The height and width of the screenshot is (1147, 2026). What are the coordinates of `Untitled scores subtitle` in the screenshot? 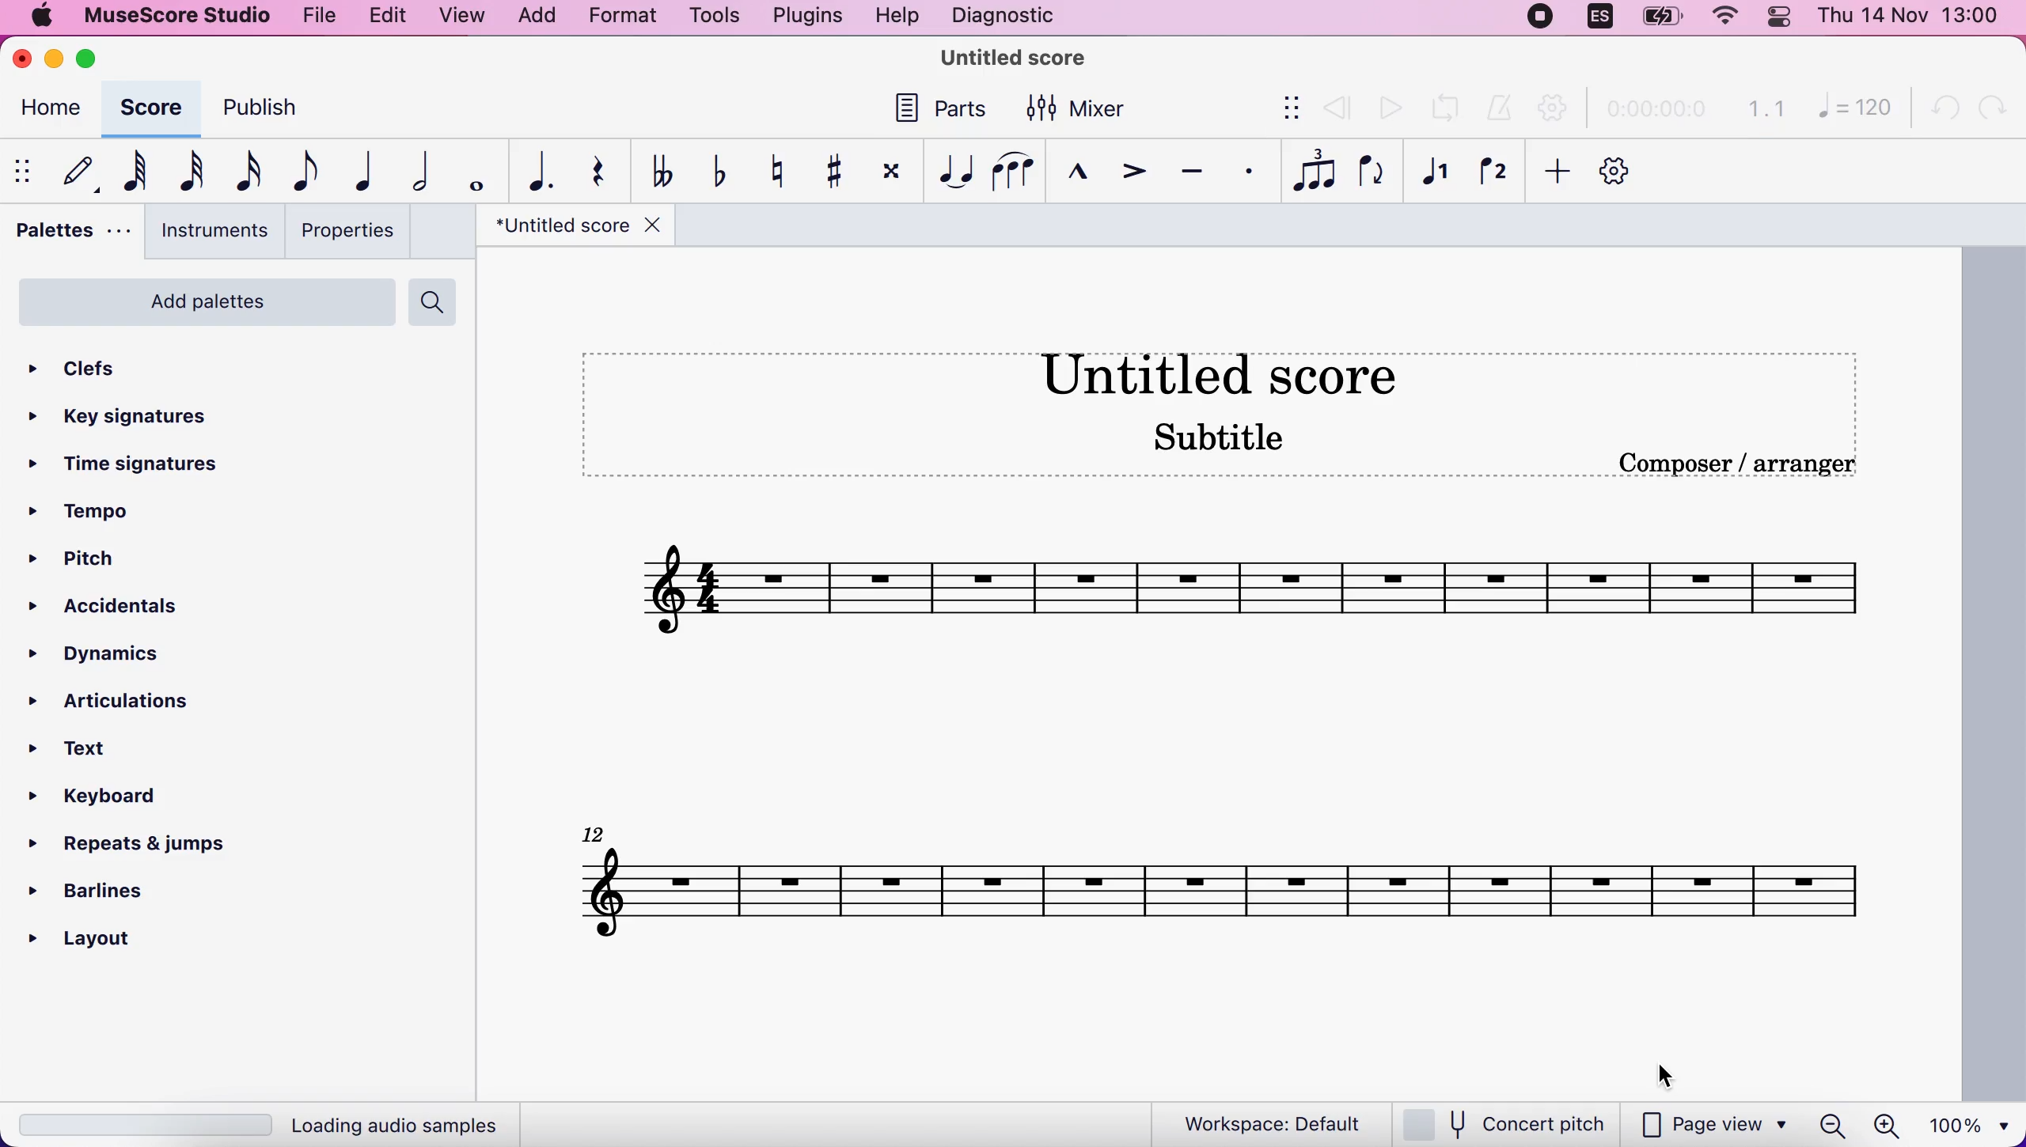 It's located at (1250, 405).